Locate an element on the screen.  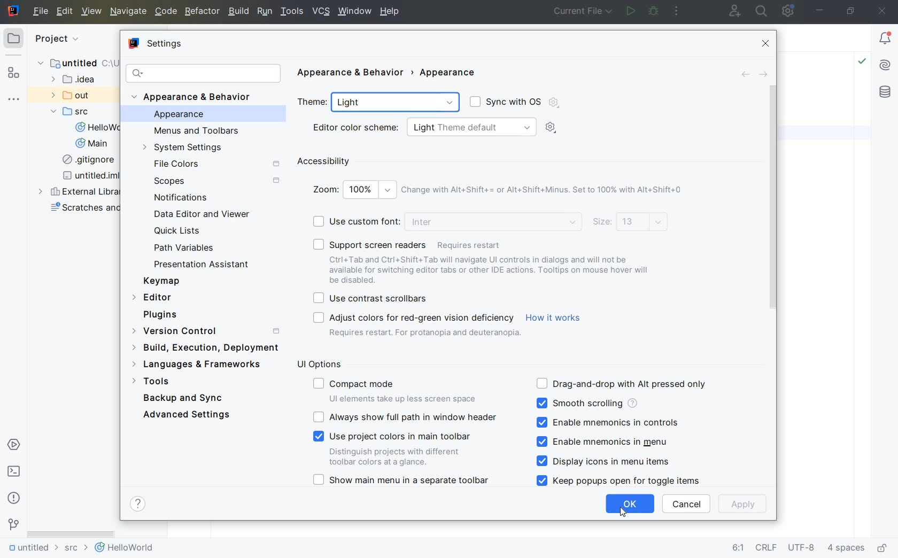
notifications is located at coordinates (885, 38).